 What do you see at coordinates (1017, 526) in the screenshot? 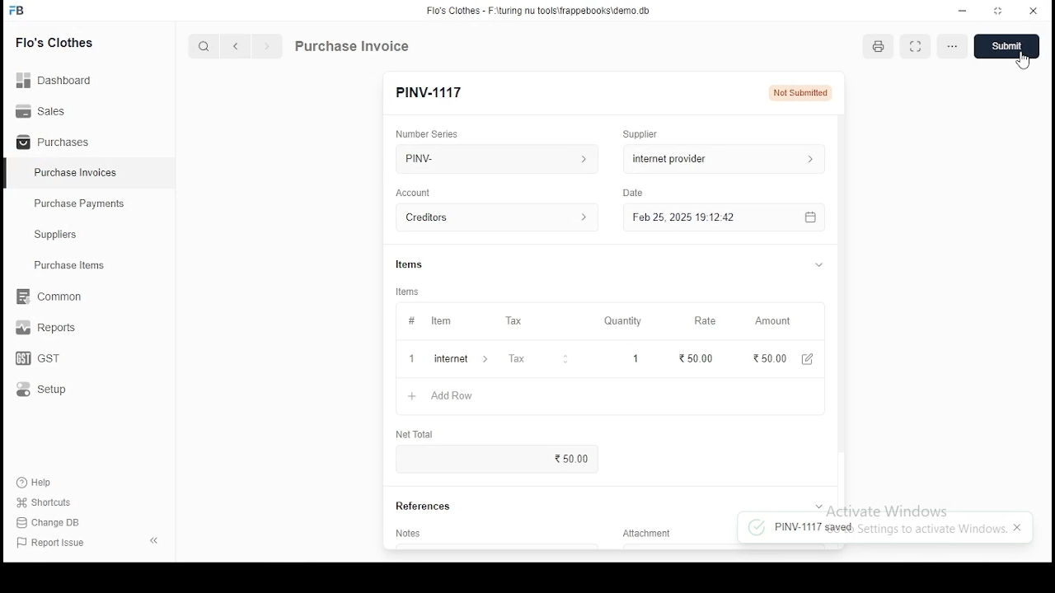
I see `close` at bounding box center [1017, 526].